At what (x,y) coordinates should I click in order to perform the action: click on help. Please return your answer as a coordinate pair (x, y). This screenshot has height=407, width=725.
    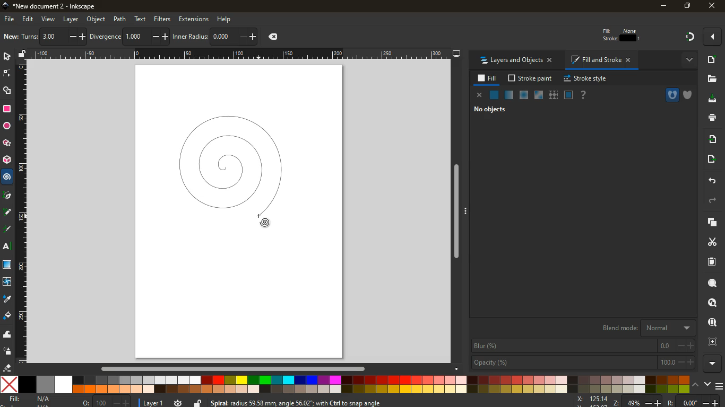
    Looking at the image, I should click on (584, 95).